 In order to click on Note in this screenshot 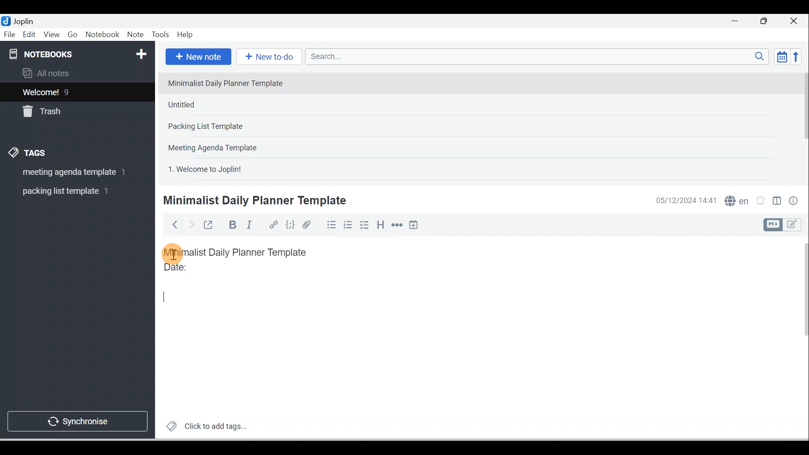, I will do `click(134, 35)`.